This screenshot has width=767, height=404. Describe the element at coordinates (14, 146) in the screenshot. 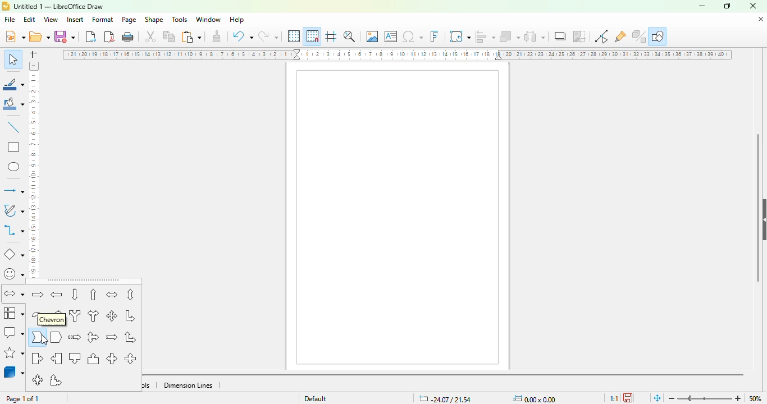

I see `rectangle` at that location.